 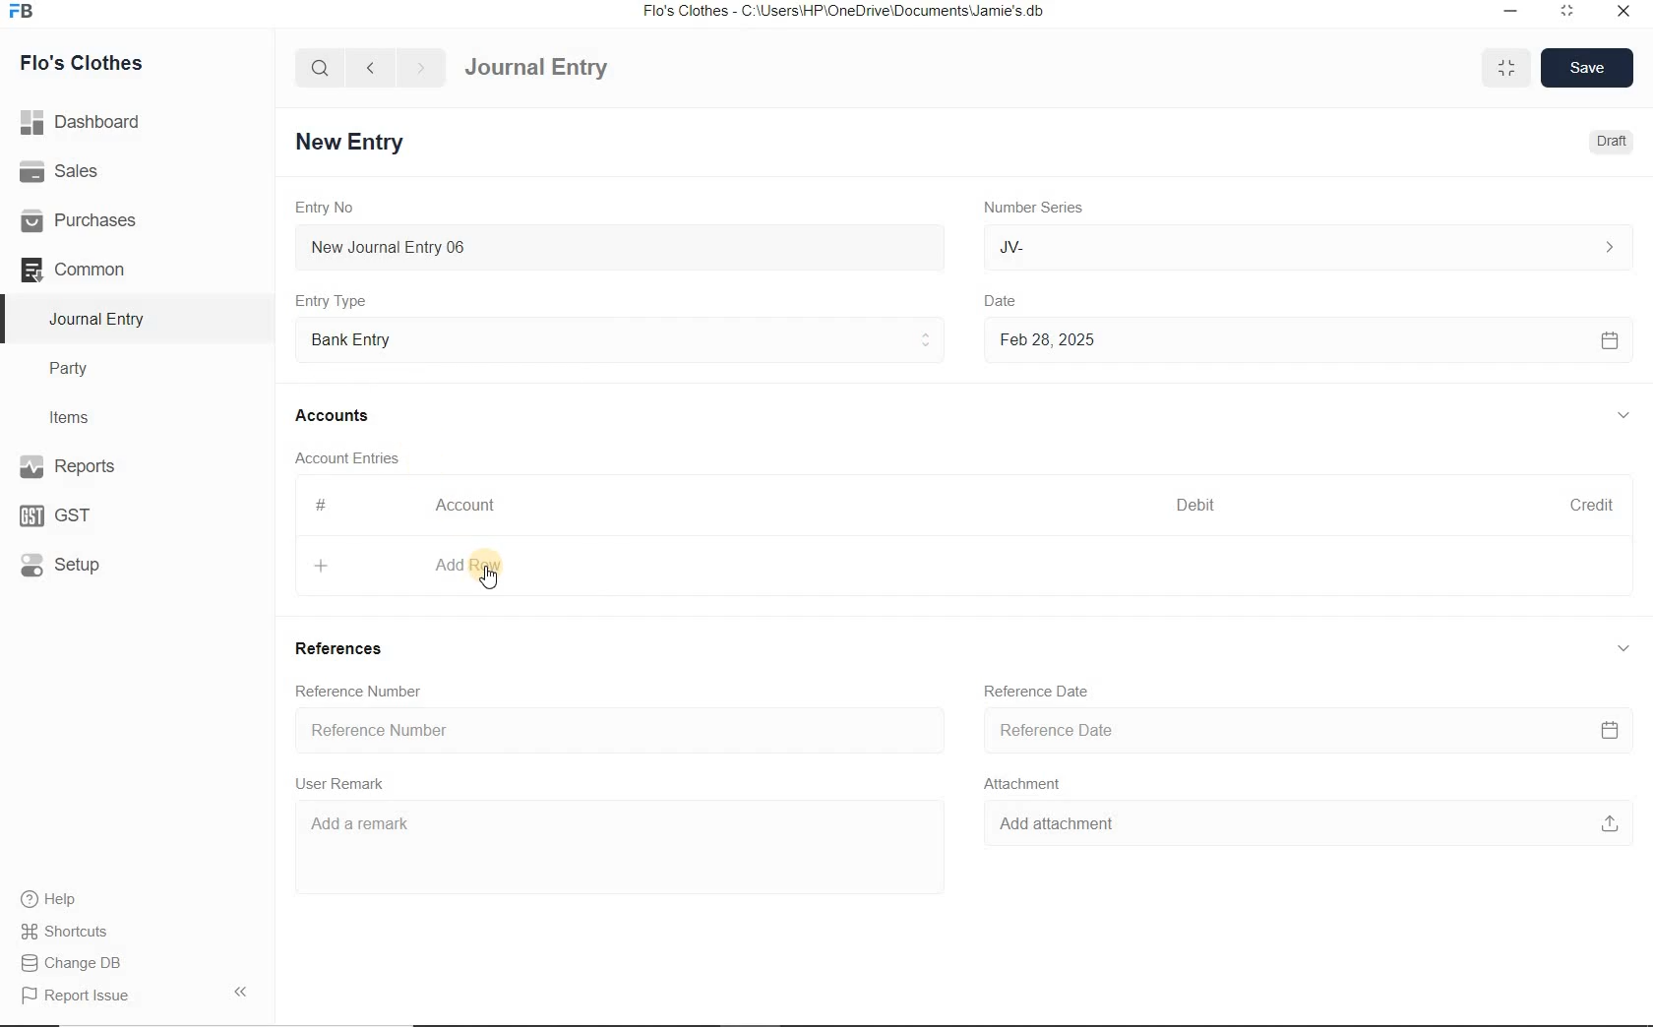 I want to click on JV, so click(x=1304, y=247).